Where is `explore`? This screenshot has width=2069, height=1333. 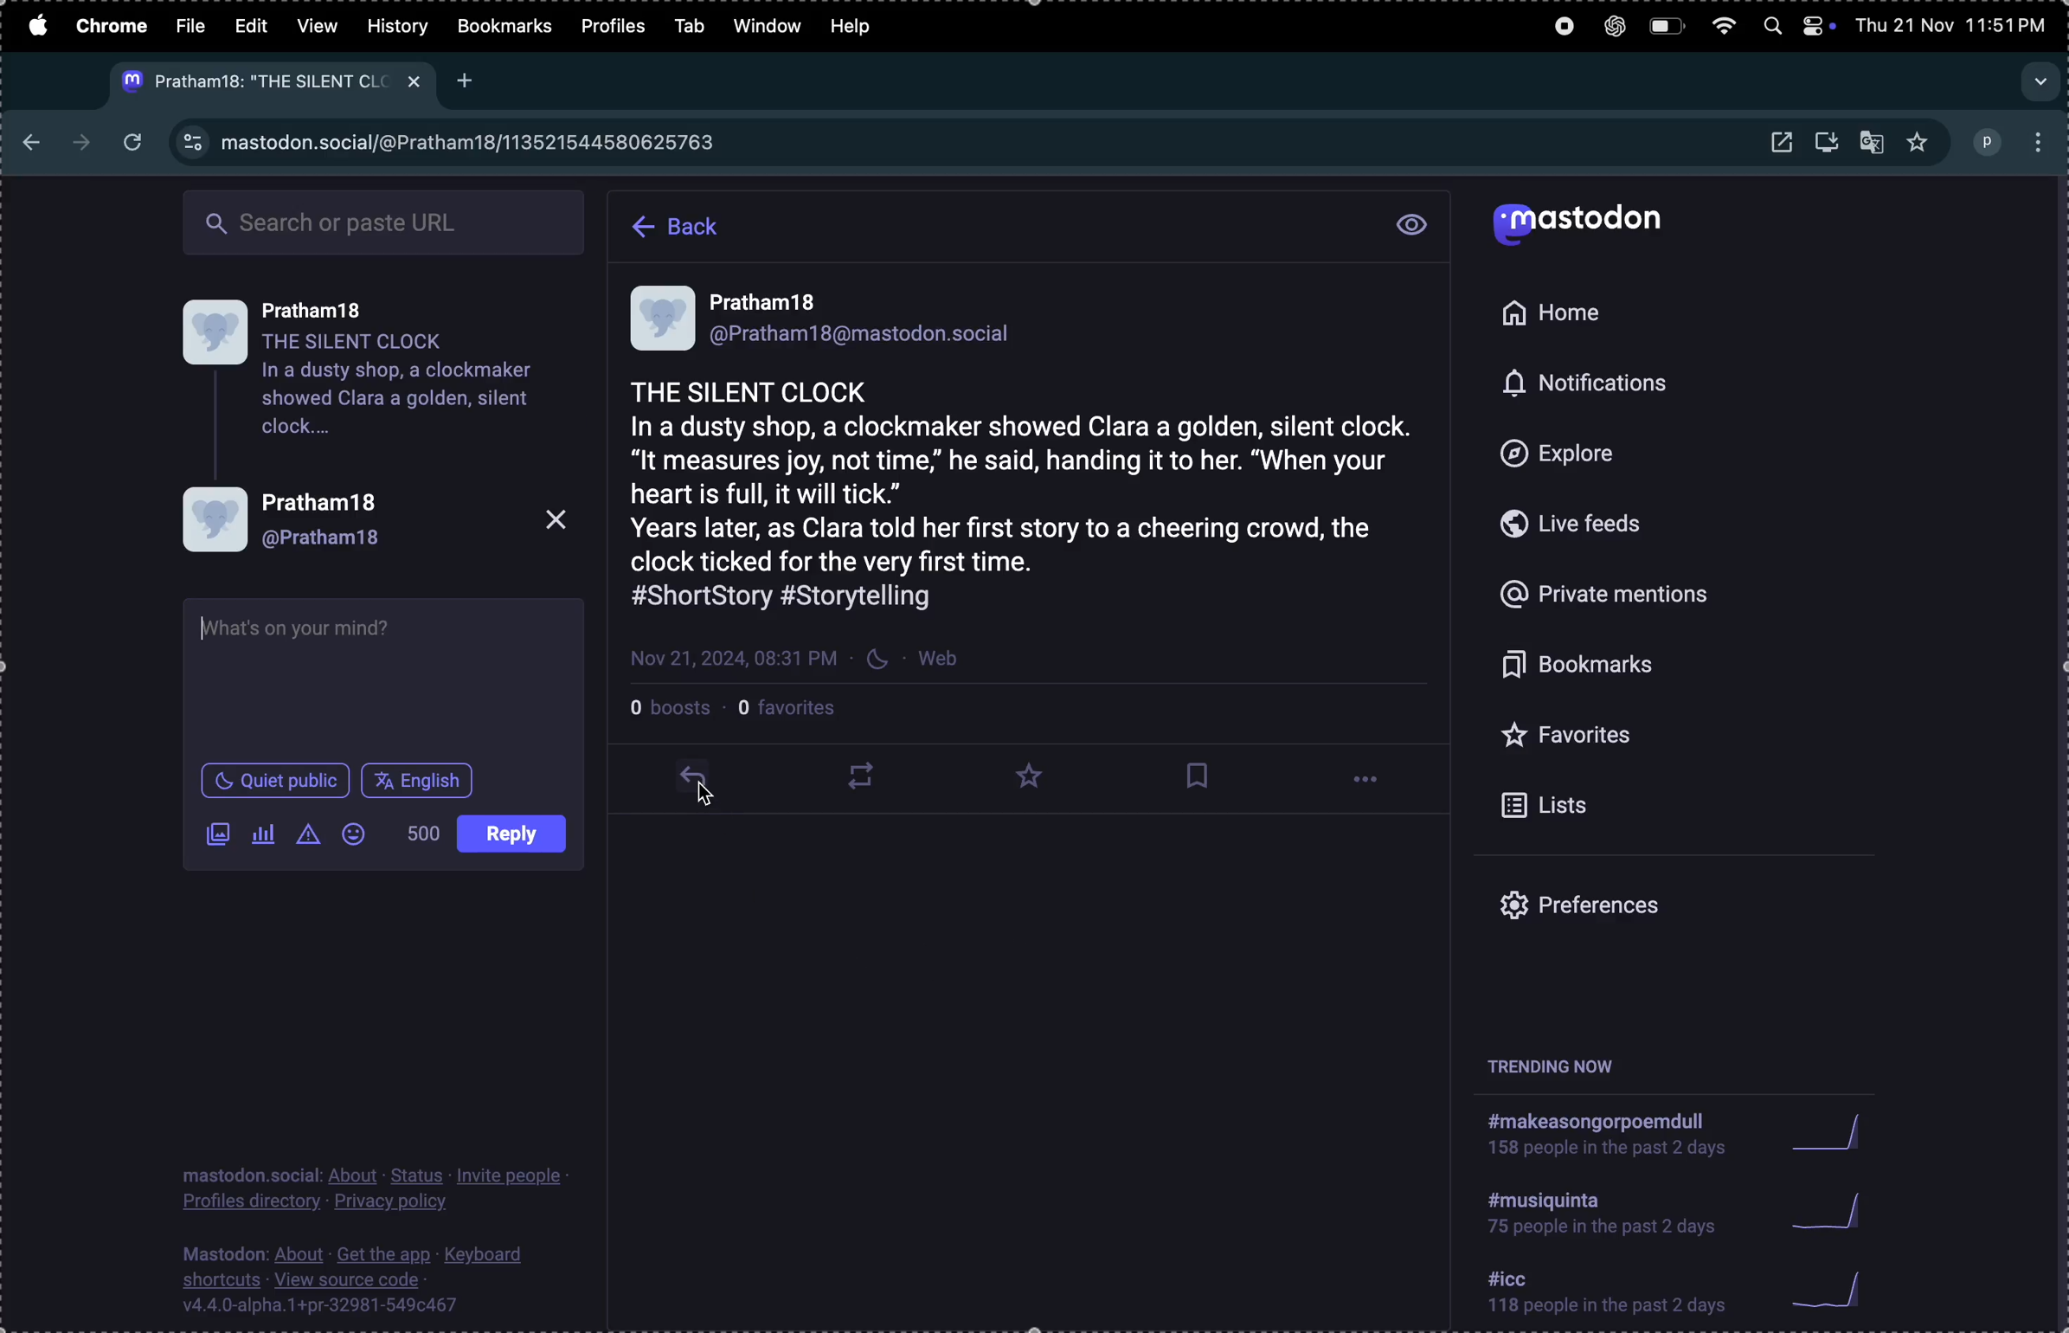 explore is located at coordinates (1589, 454).